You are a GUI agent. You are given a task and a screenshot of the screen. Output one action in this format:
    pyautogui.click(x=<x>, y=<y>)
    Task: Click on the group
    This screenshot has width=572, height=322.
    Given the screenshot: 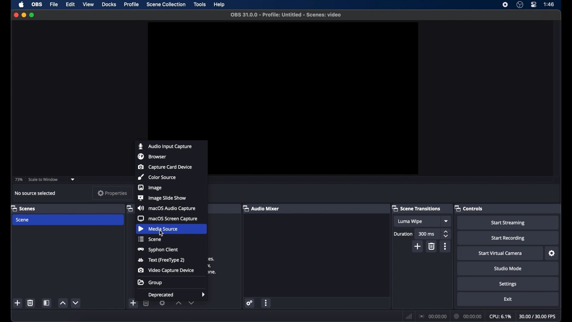 What is the action you would take?
    pyautogui.click(x=150, y=282)
    